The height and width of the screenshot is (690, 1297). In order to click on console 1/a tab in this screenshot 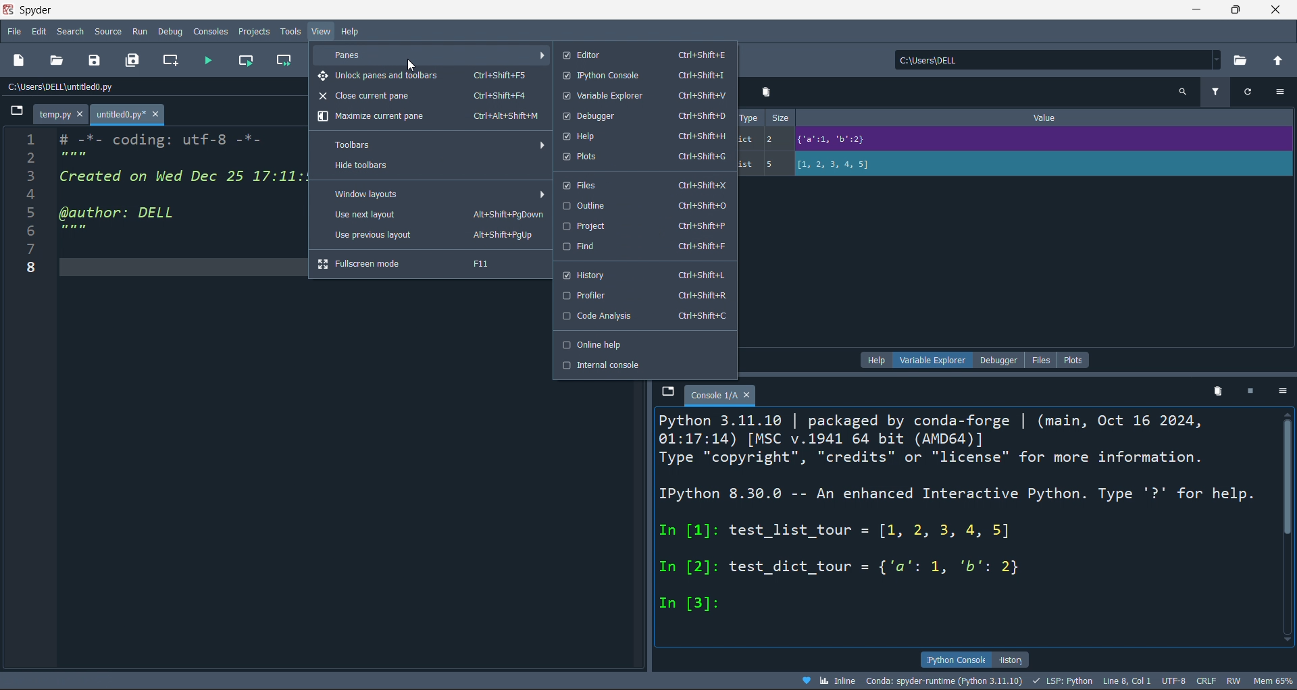, I will do `click(724, 394)`.